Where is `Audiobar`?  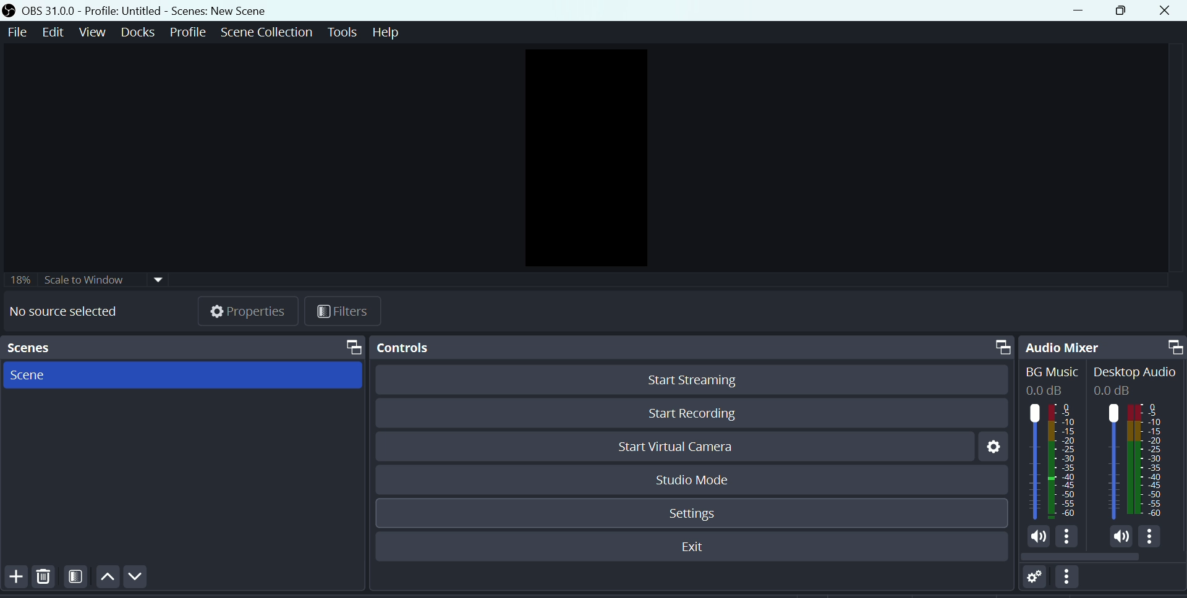 Audiobar is located at coordinates (1102, 463).